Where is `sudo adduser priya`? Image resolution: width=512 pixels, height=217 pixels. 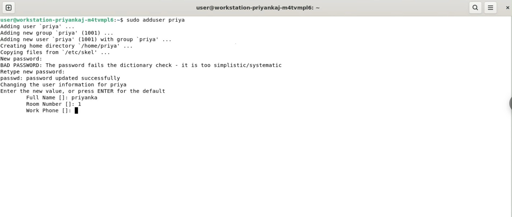
sudo adduser priya is located at coordinates (160, 20).